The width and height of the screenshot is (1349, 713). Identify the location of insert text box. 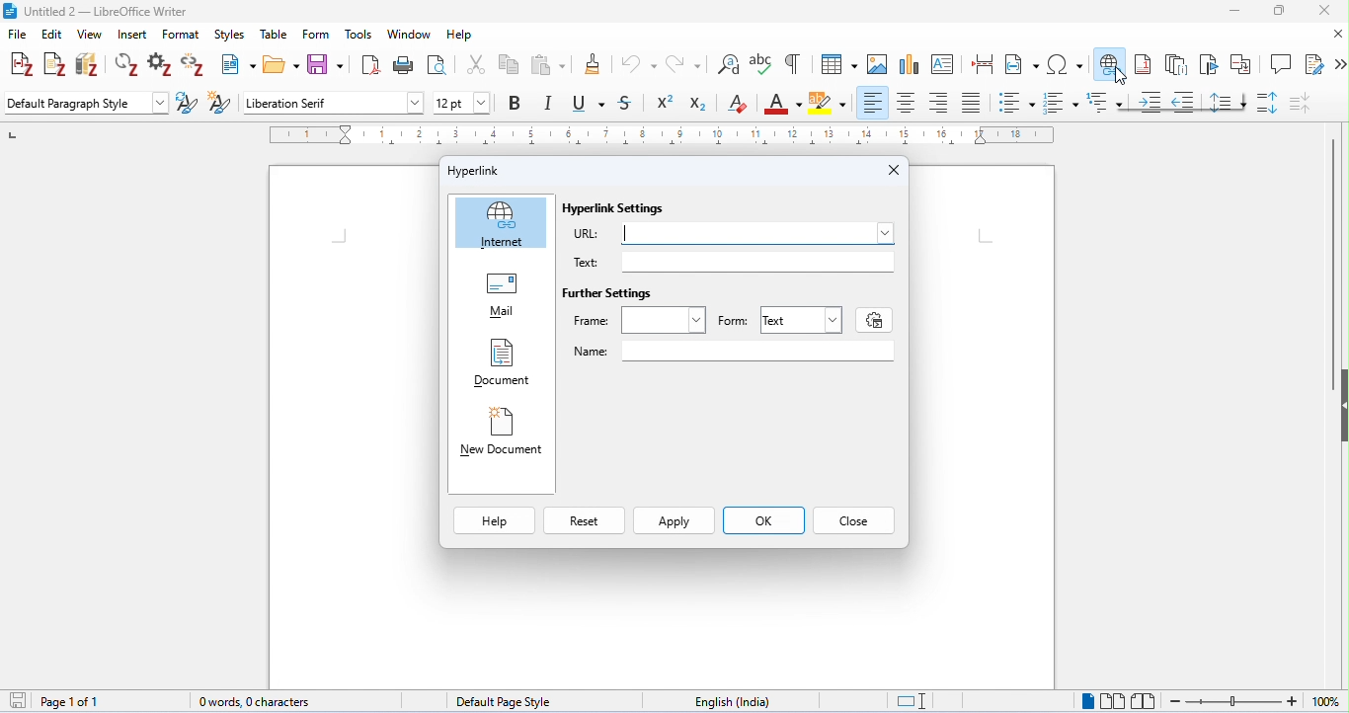
(947, 65).